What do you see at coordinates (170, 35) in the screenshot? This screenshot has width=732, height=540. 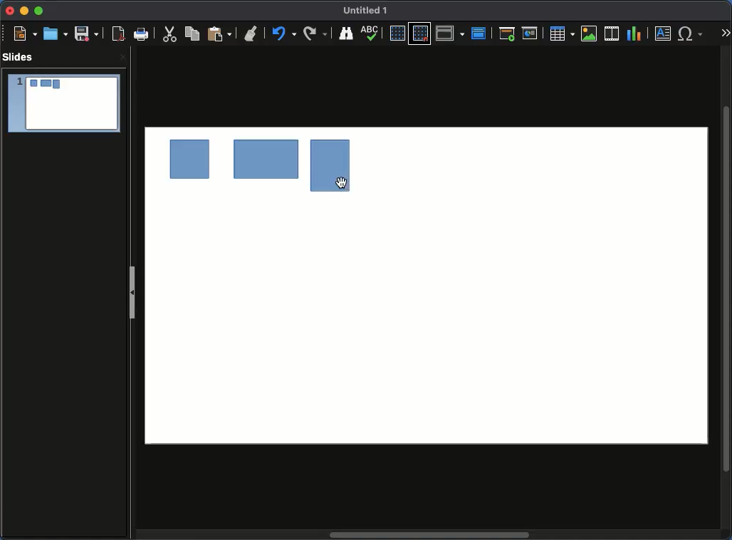 I see `Cut` at bounding box center [170, 35].